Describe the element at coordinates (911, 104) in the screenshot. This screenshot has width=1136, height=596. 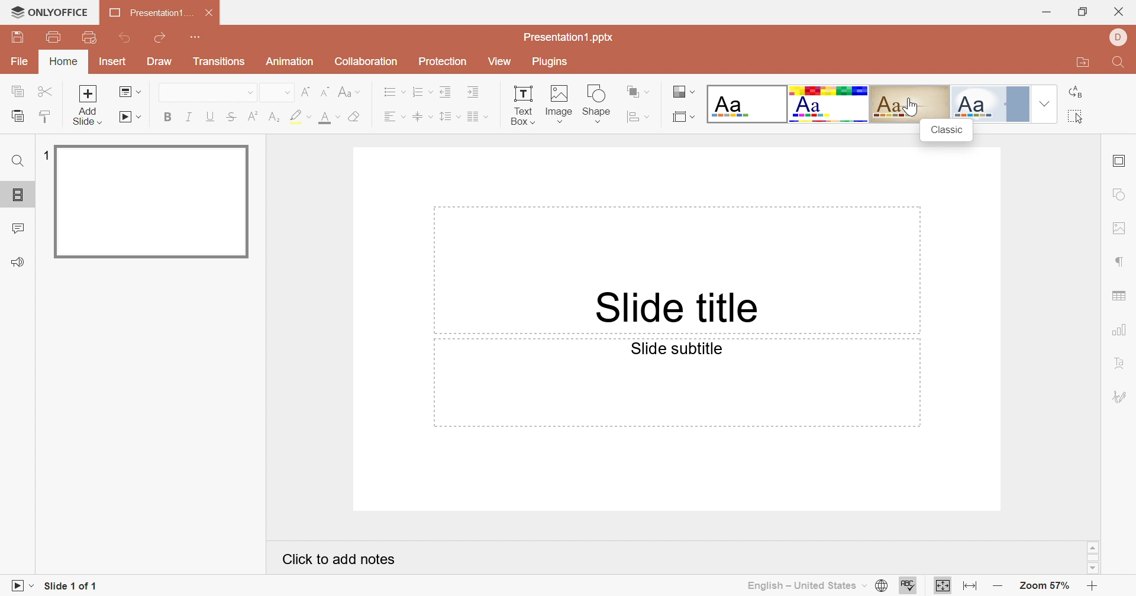
I see `Classic` at that location.